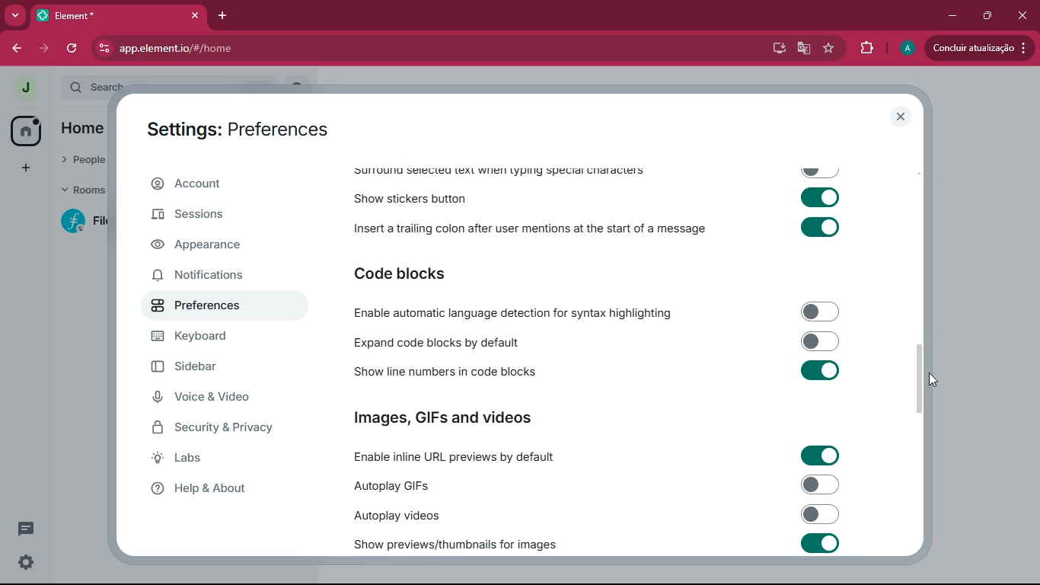 This screenshot has width=1040, height=585. I want to click on settings: preferences, so click(242, 127).